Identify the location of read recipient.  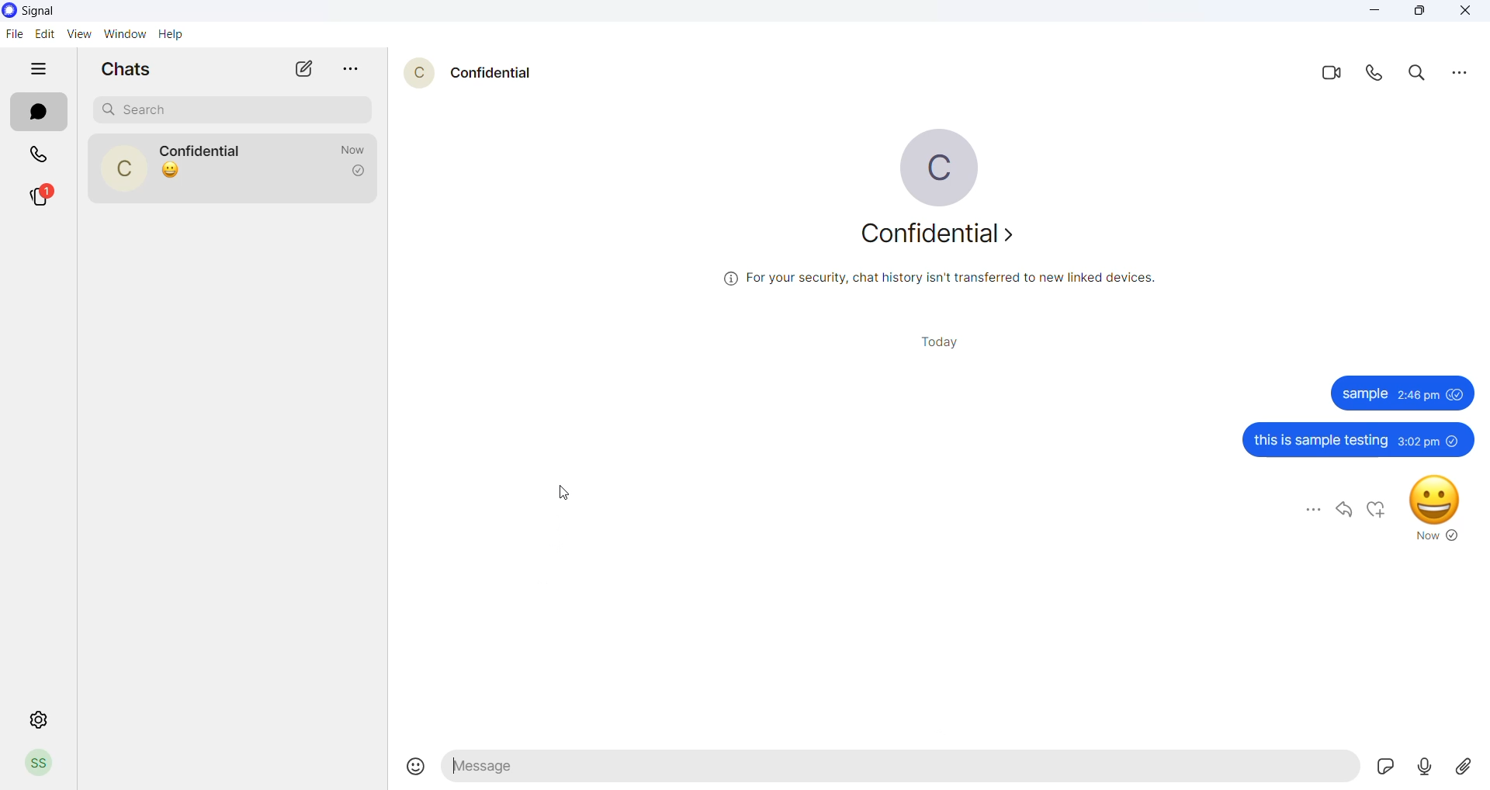
(359, 172).